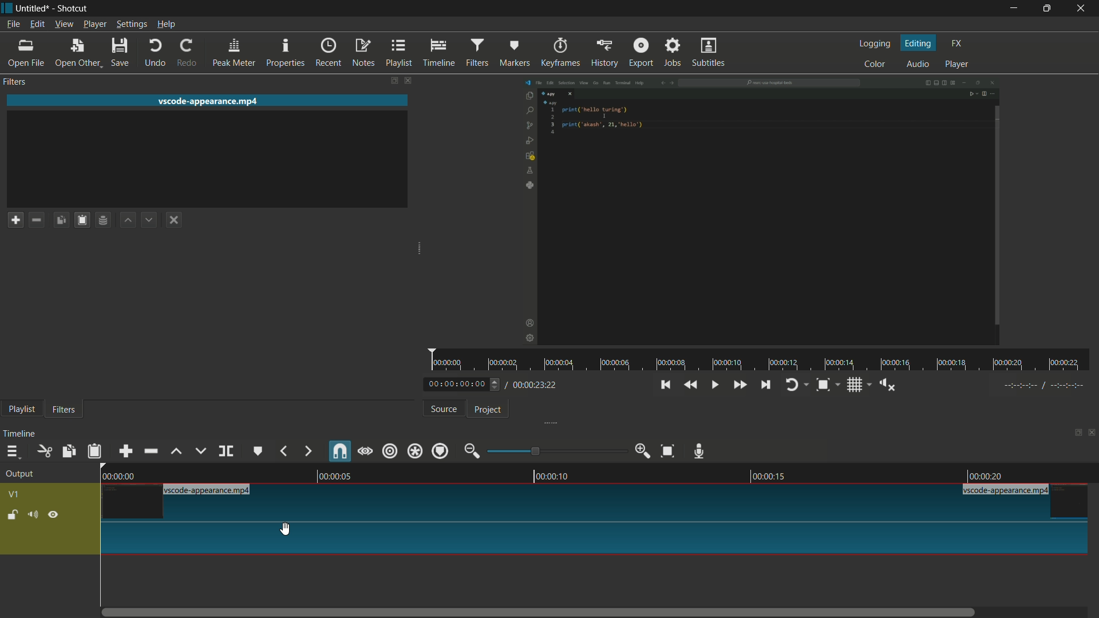  I want to click on snap, so click(341, 451).